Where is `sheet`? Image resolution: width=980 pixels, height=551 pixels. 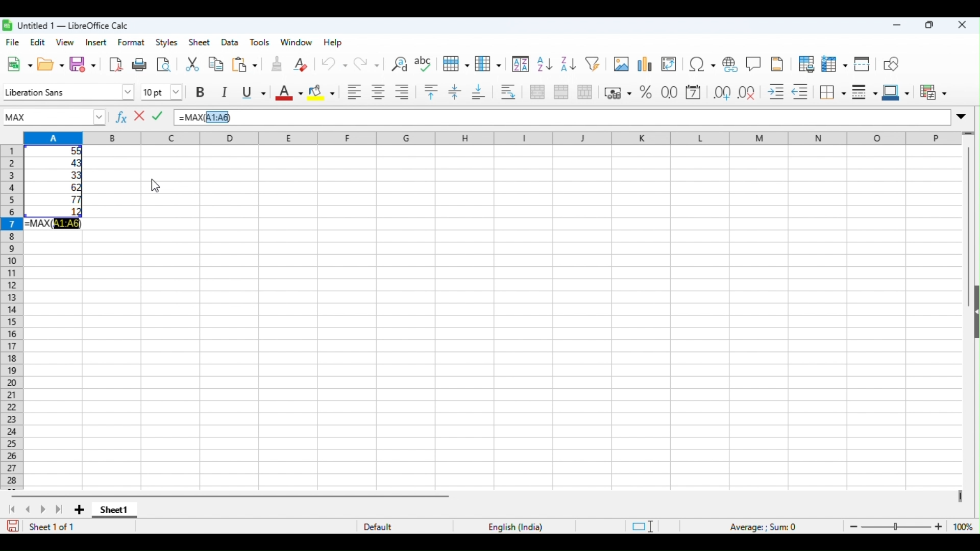
sheet is located at coordinates (199, 42).